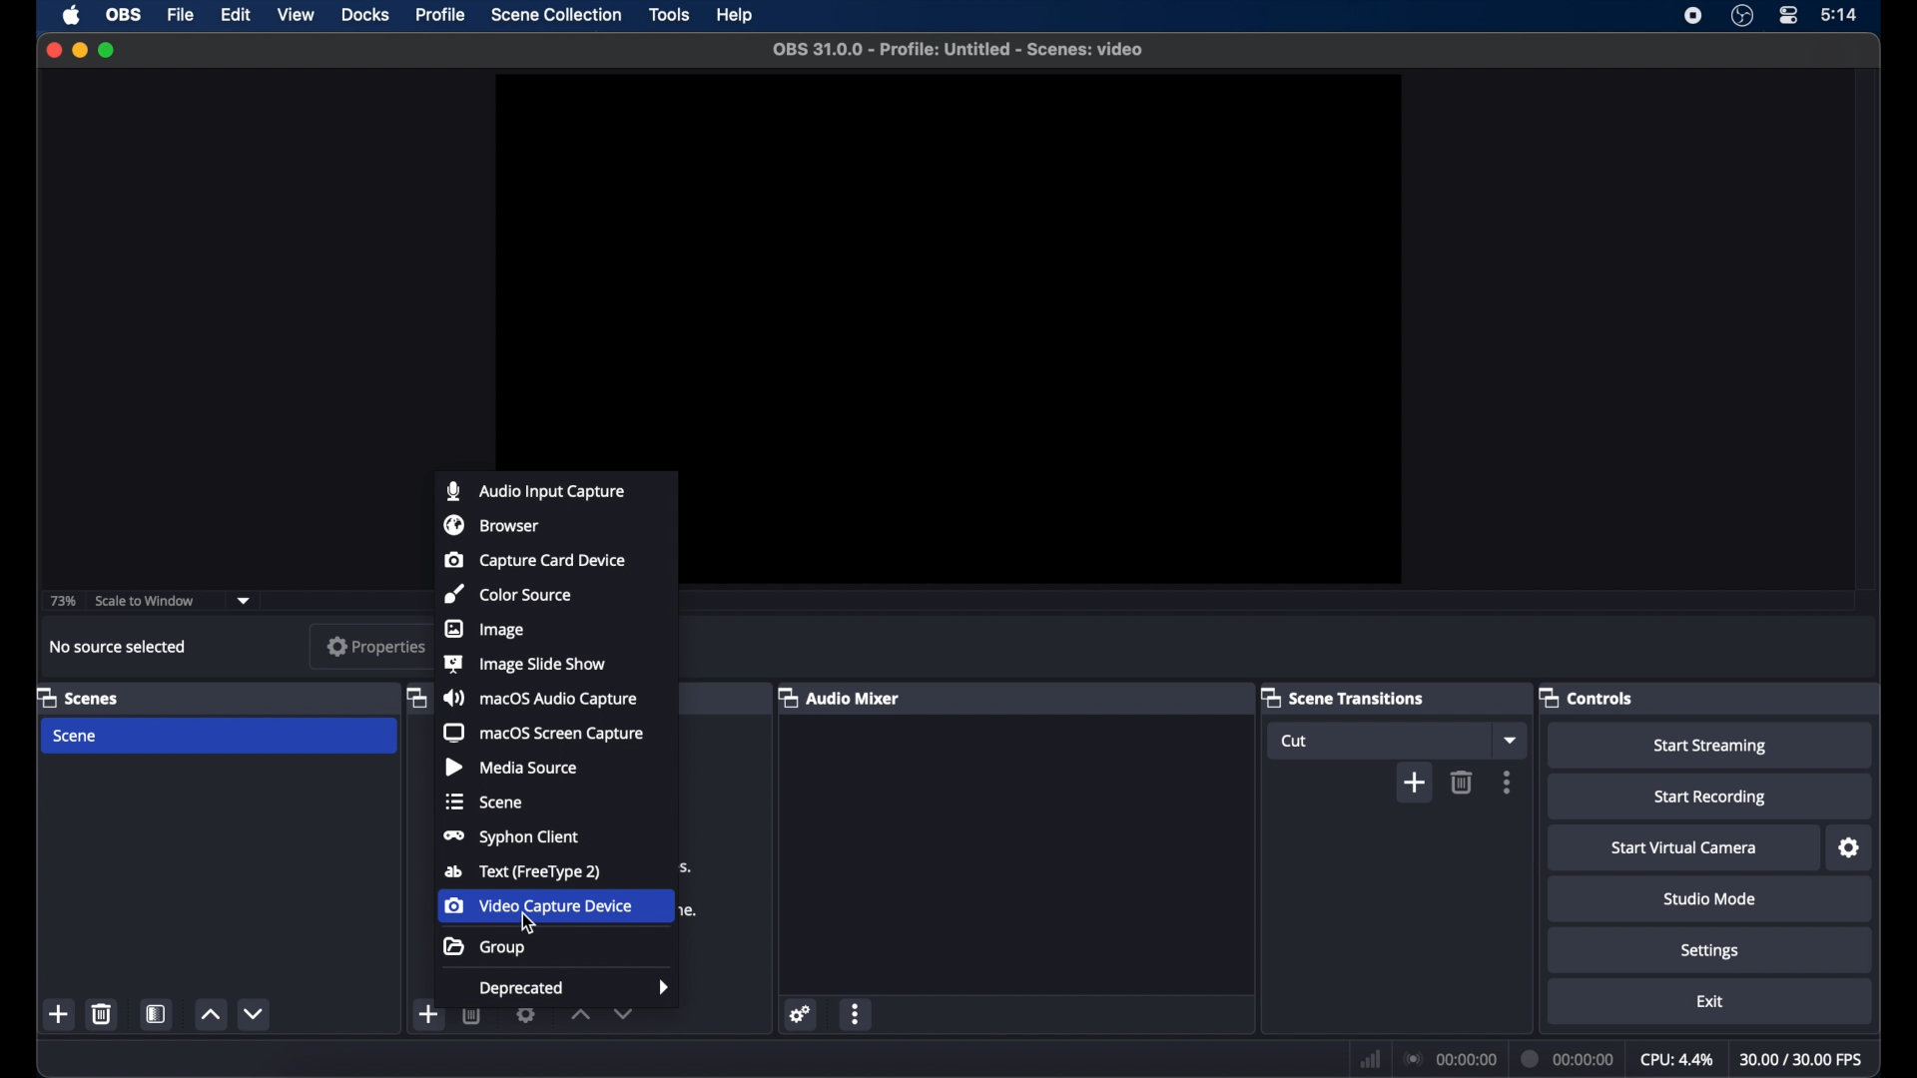 Image resolution: width=1917 pixels, height=1078 pixels. I want to click on text, so click(522, 872).